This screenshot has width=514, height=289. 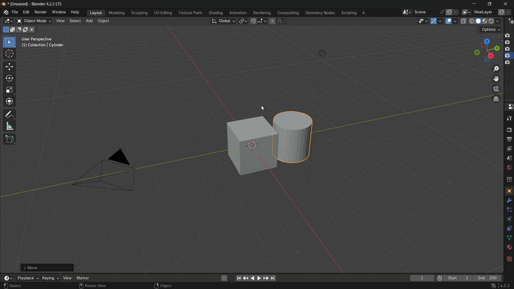 I want to click on overlays, so click(x=456, y=21).